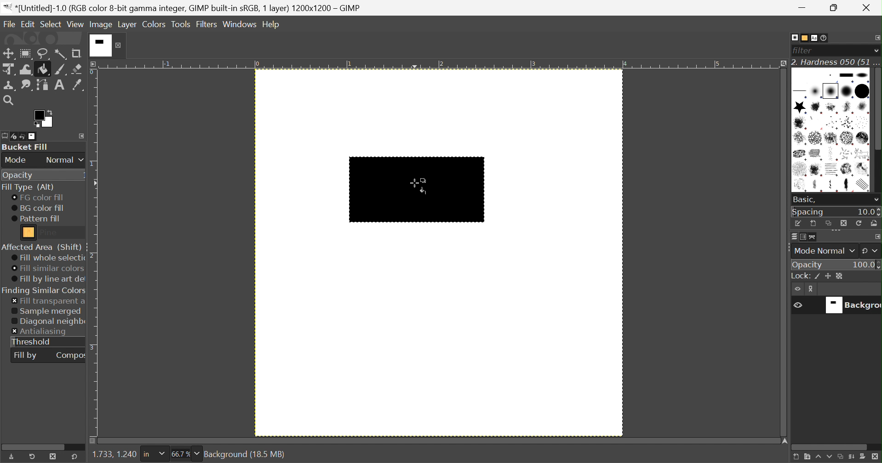 The image size is (882, 463). I want to click on Free Select Tool, so click(44, 54).